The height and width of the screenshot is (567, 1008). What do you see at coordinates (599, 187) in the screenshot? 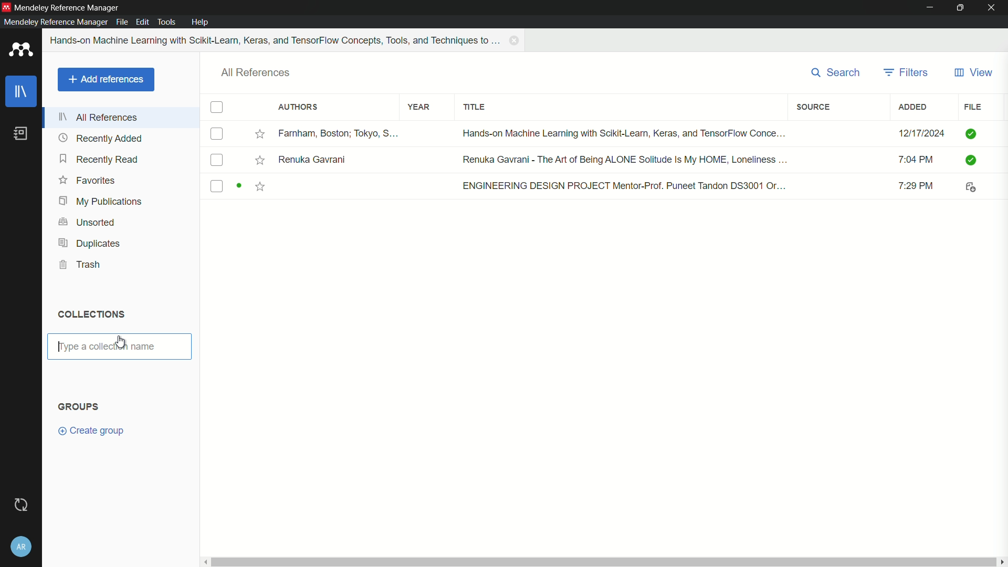
I see `book-3` at bounding box center [599, 187].